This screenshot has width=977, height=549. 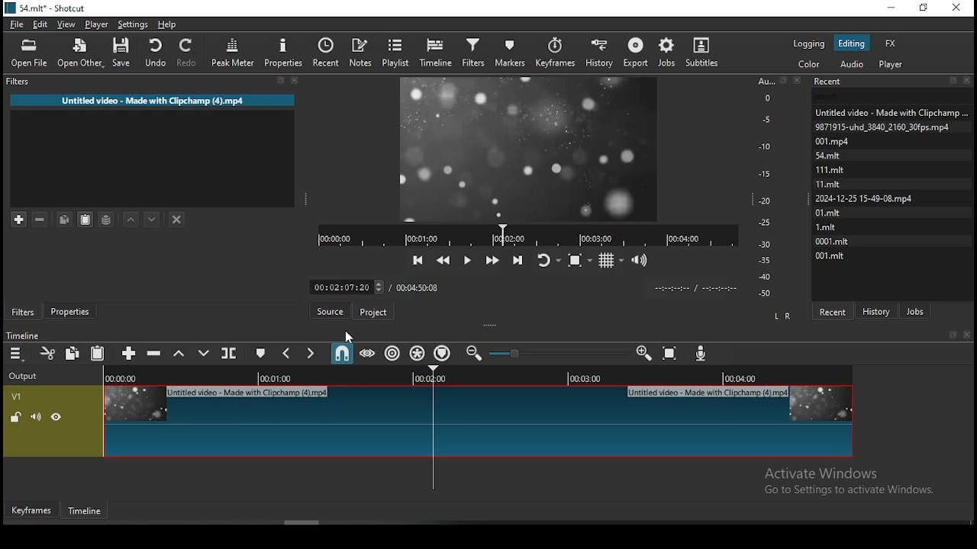 What do you see at coordinates (347, 287) in the screenshot?
I see `timer` at bounding box center [347, 287].